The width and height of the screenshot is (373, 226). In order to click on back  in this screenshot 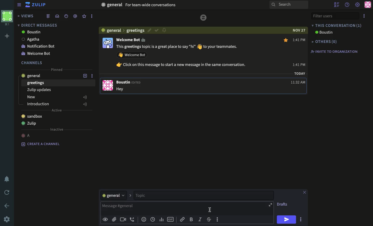, I will do `click(8, 206)`.